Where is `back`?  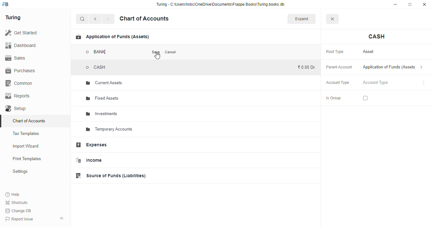
back is located at coordinates (95, 19).